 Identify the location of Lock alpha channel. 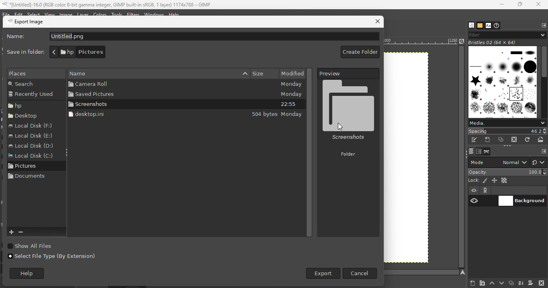
(505, 181).